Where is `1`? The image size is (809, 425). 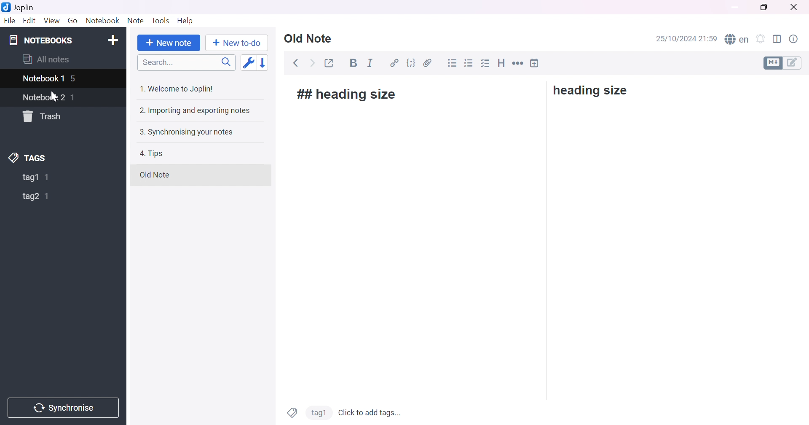
1 is located at coordinates (47, 196).